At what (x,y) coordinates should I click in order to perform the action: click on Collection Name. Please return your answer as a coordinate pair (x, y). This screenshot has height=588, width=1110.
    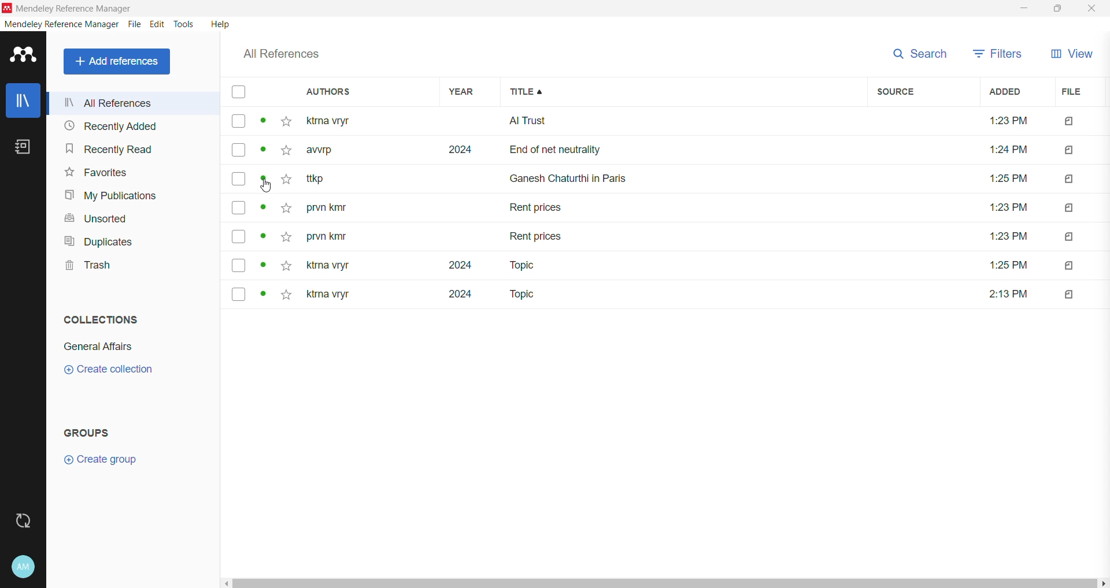
    Looking at the image, I should click on (101, 345).